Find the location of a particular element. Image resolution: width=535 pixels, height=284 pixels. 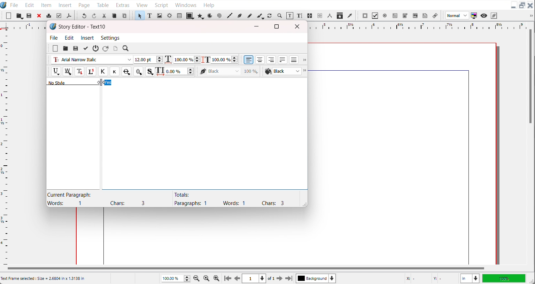

Close is located at coordinates (298, 26).